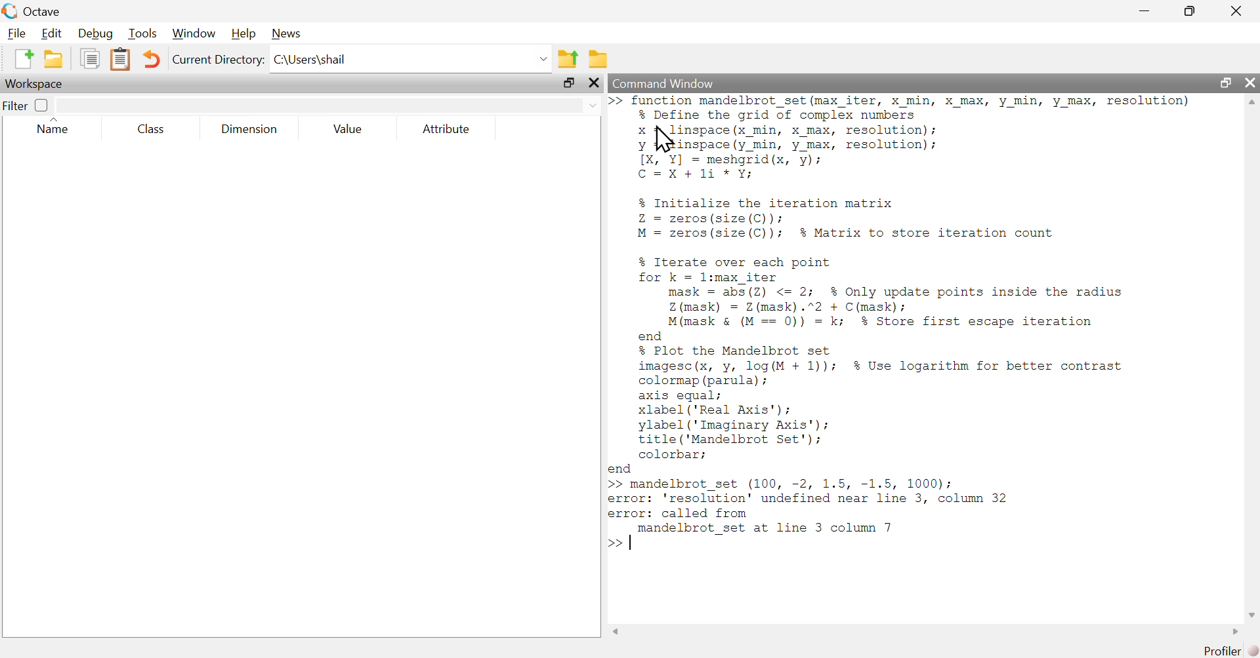 This screenshot has width=1260, height=658. I want to click on Scrollbar left, so click(617, 630).